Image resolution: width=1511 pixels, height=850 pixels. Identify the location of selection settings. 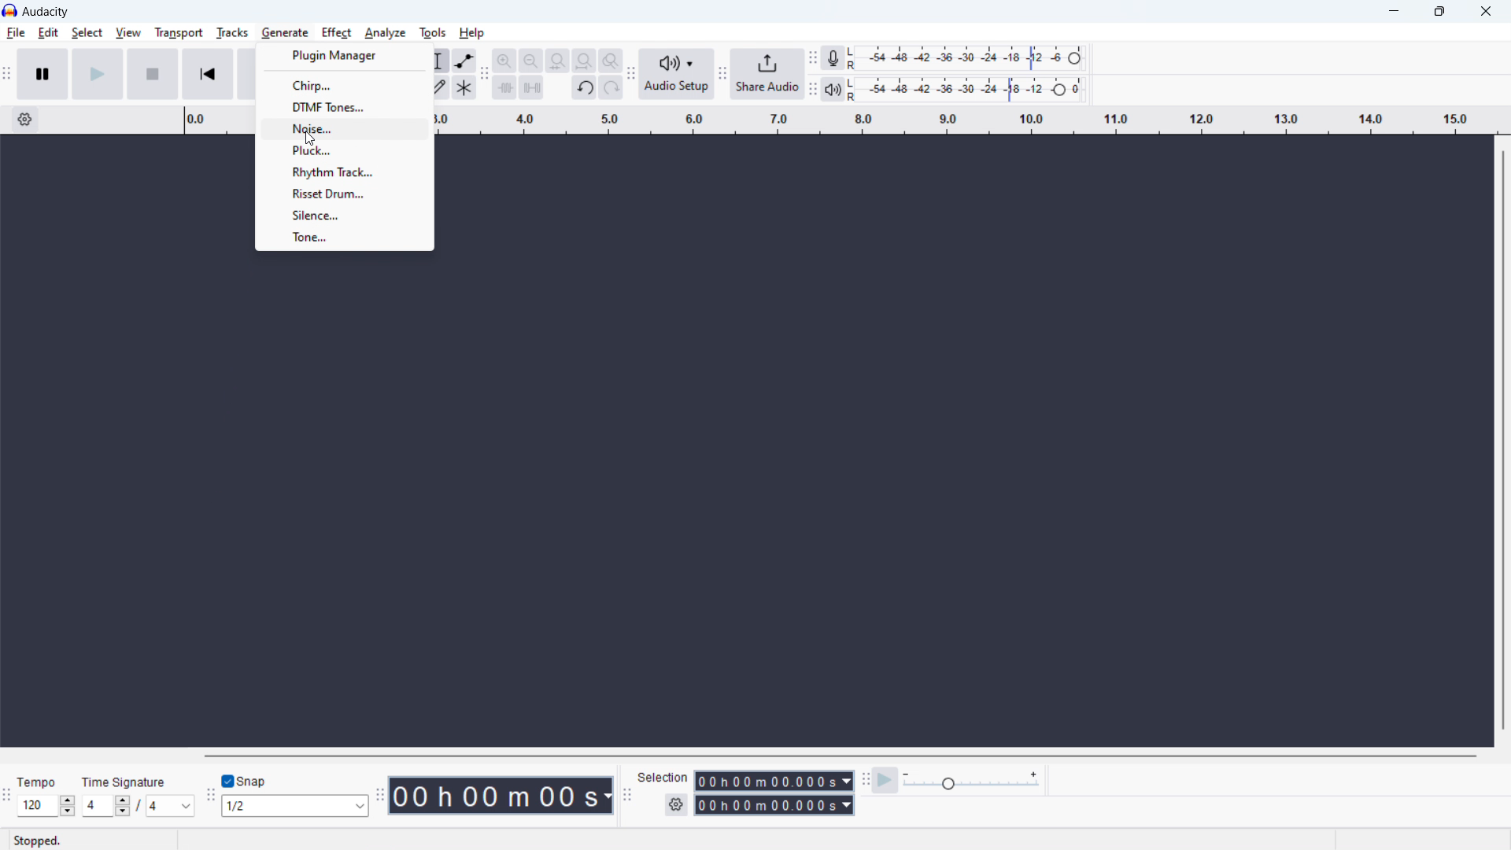
(676, 805).